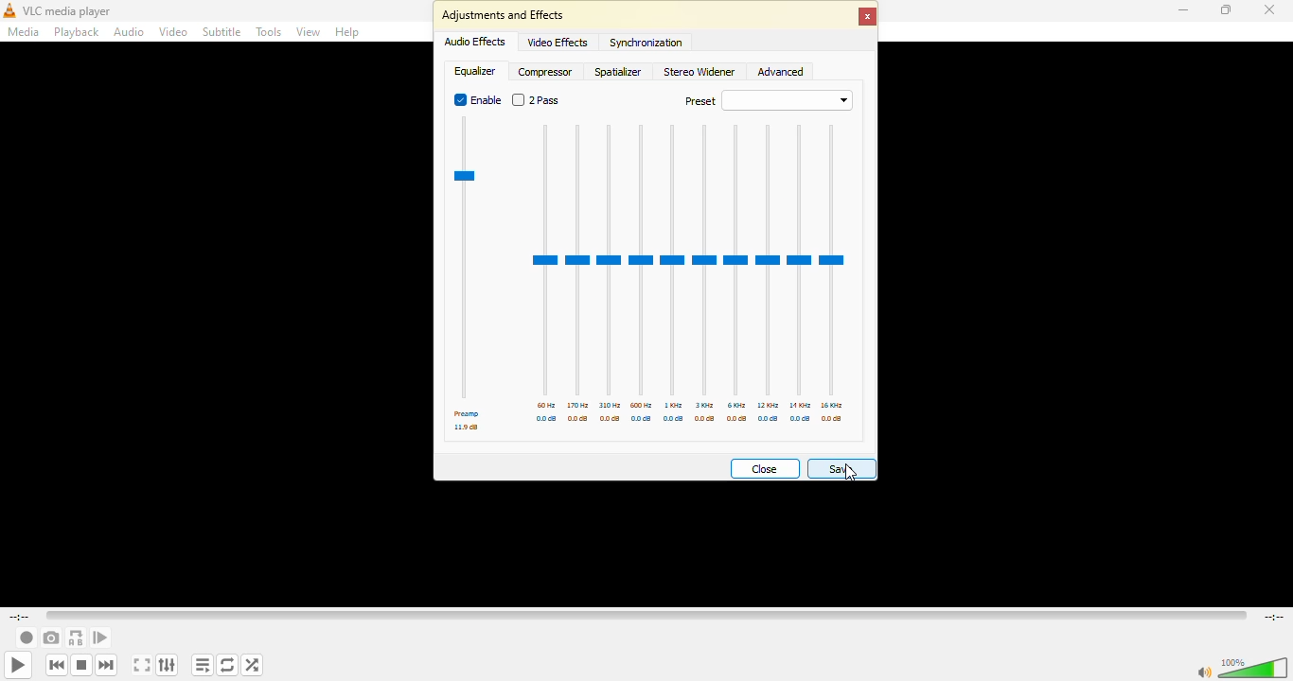 The image size is (1293, 681). What do you see at coordinates (769, 419) in the screenshot?
I see `db` at bounding box center [769, 419].